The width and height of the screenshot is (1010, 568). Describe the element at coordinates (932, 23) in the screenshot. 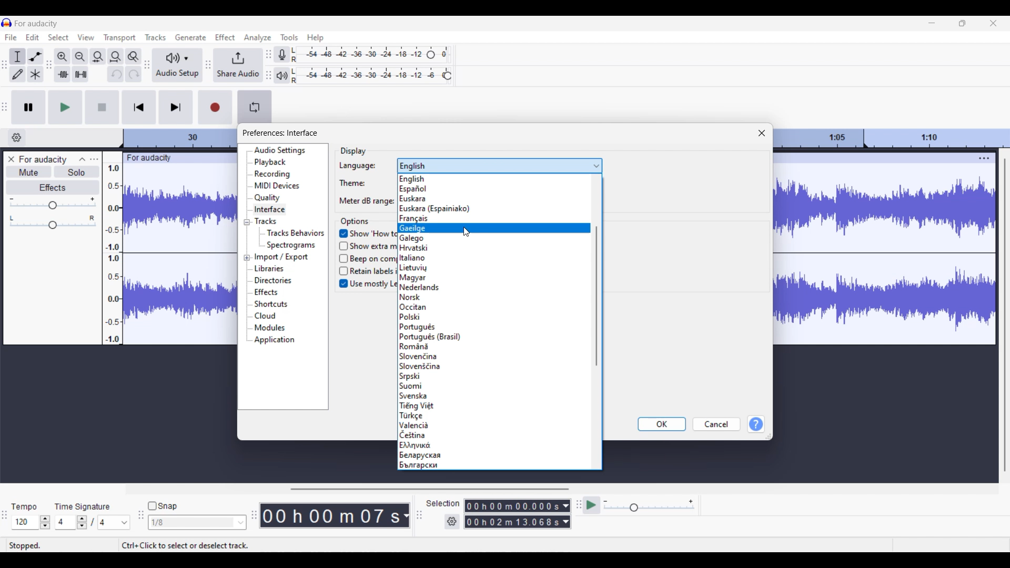

I see `Minimize` at that location.